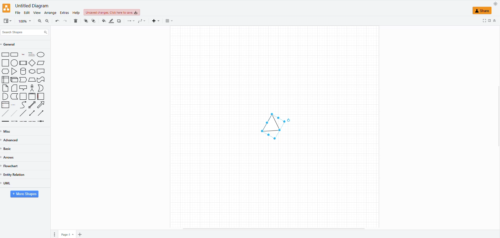  Describe the element at coordinates (8, 183) in the screenshot. I see `uml` at that location.